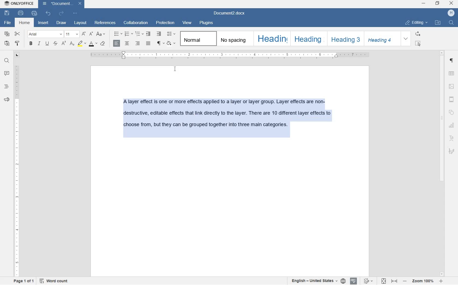 The width and height of the screenshot is (458, 285). I want to click on minimize, so click(423, 4).